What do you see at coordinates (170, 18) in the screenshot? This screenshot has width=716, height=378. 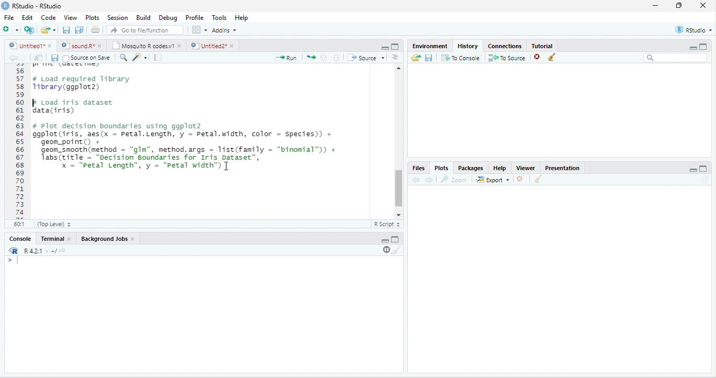 I see `Debug` at bounding box center [170, 18].